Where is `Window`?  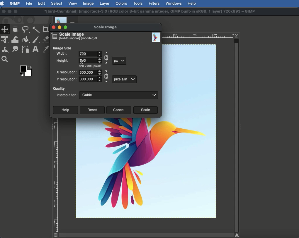 Window is located at coordinates (174, 3).